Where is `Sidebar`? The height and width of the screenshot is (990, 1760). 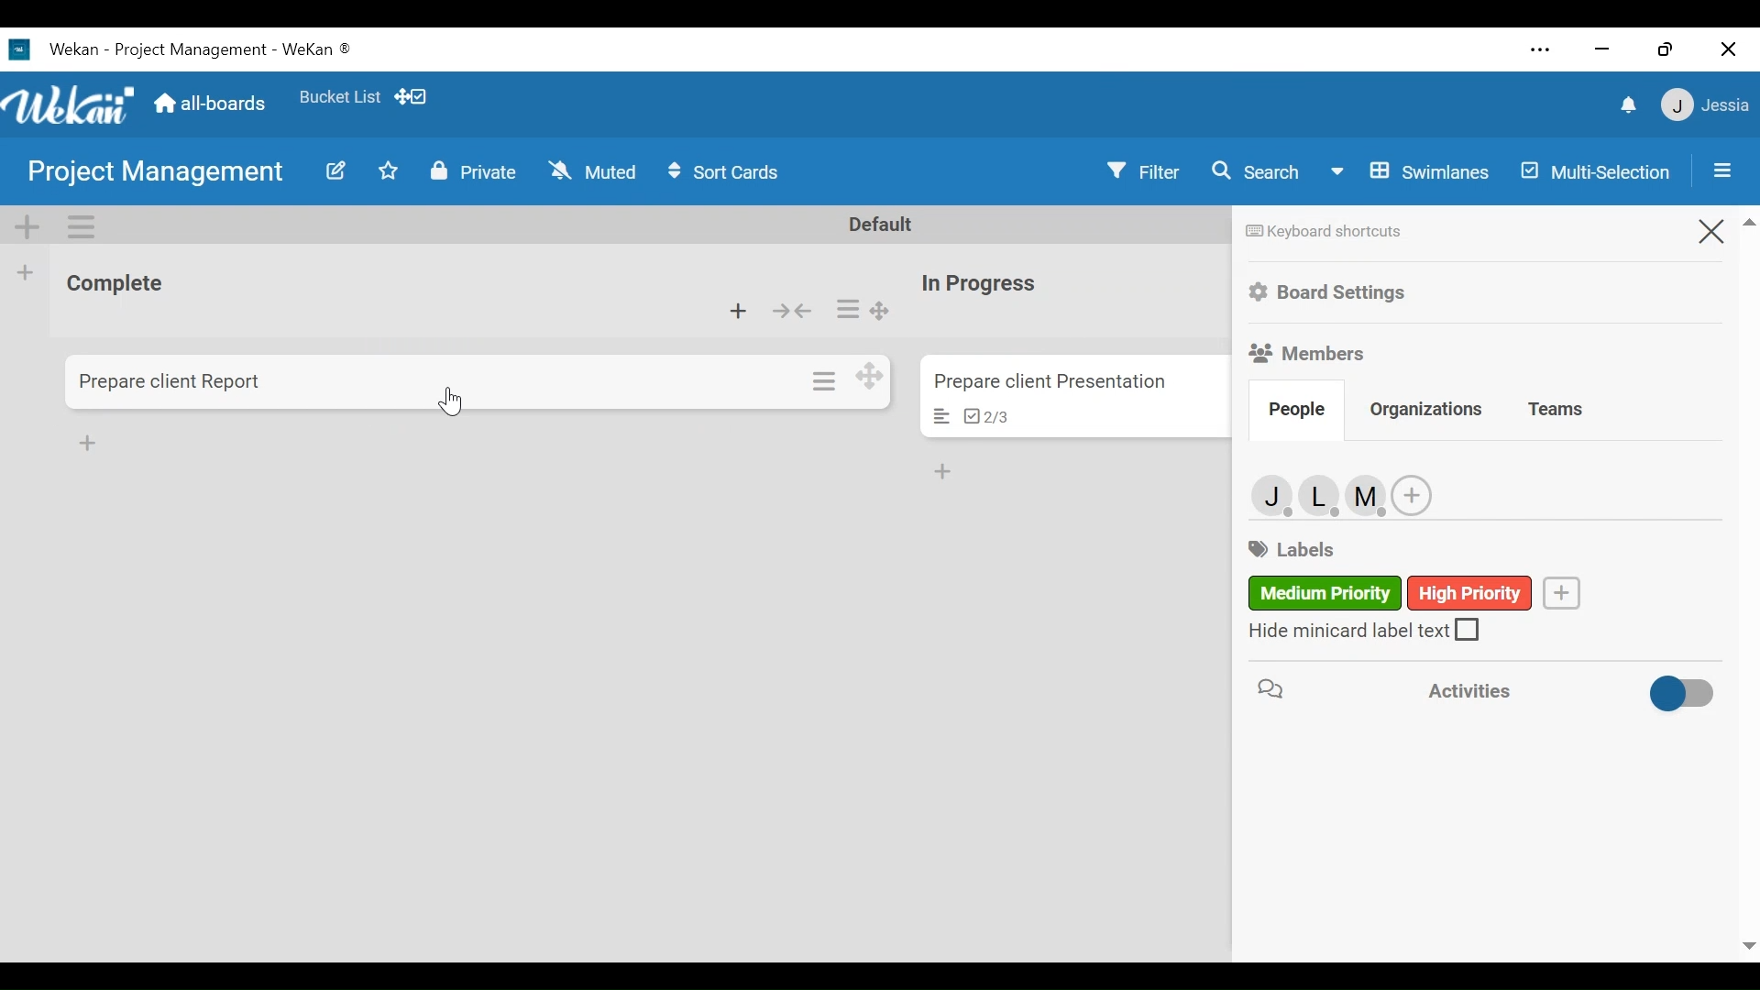 Sidebar is located at coordinates (1723, 170).